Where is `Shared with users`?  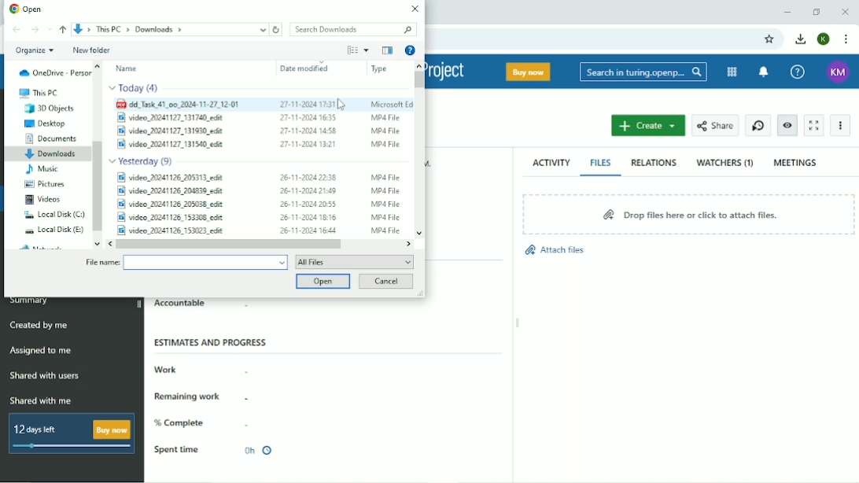 Shared with users is located at coordinates (45, 376).